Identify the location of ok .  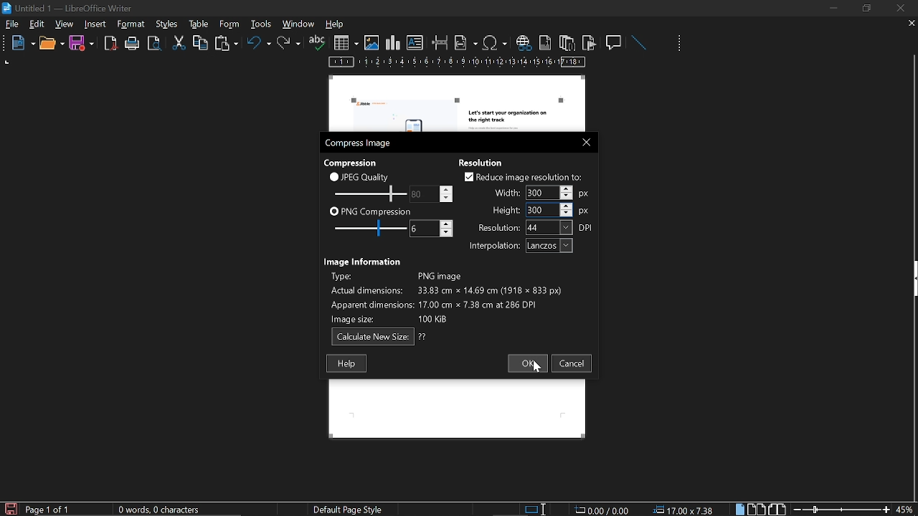
(525, 363).